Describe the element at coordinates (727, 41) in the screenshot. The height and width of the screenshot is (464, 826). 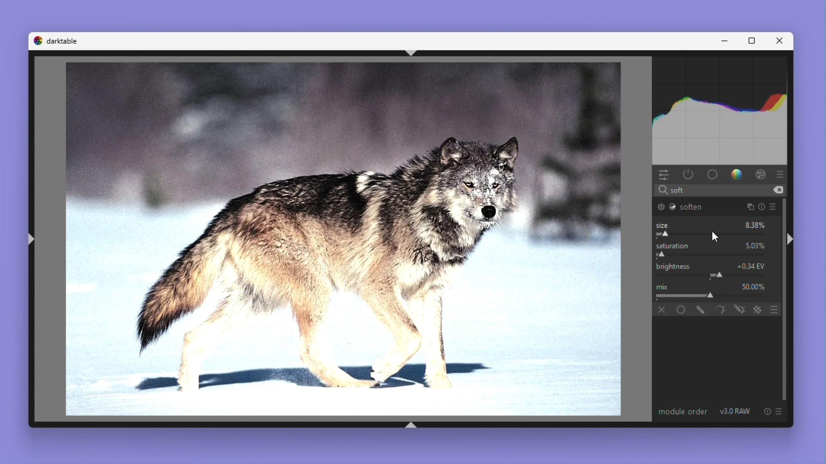
I see `Minimise` at that location.